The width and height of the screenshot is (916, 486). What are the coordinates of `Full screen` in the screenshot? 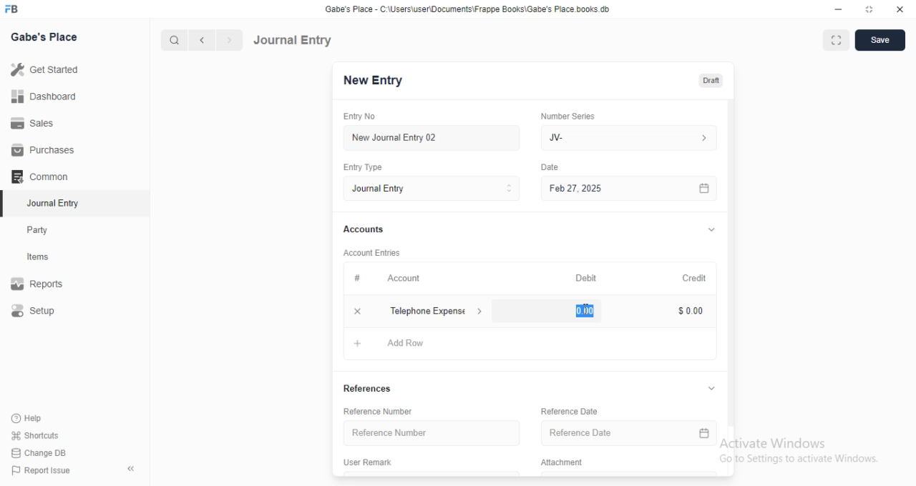 It's located at (870, 9).